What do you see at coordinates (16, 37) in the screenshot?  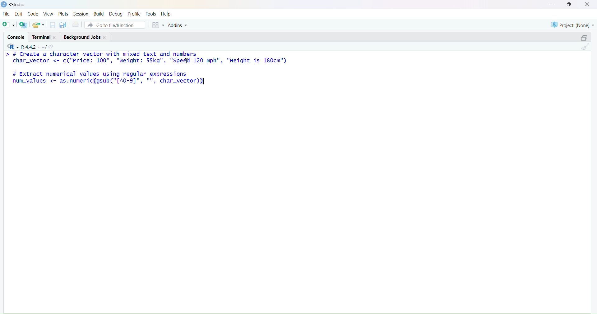 I see `cosole` at bounding box center [16, 37].